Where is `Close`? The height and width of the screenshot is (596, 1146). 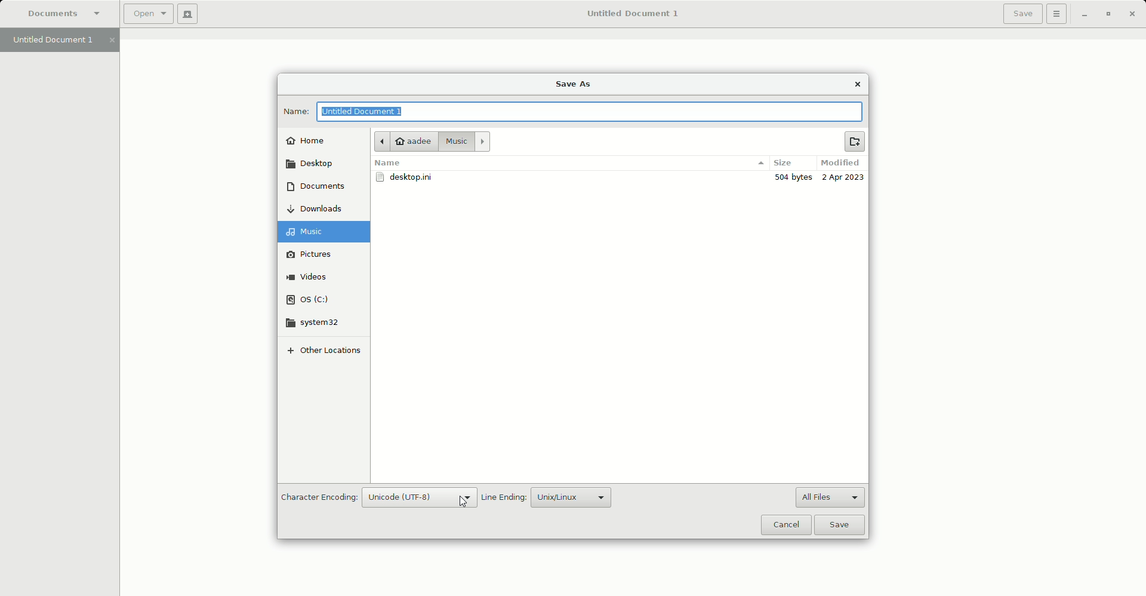 Close is located at coordinates (1132, 14).